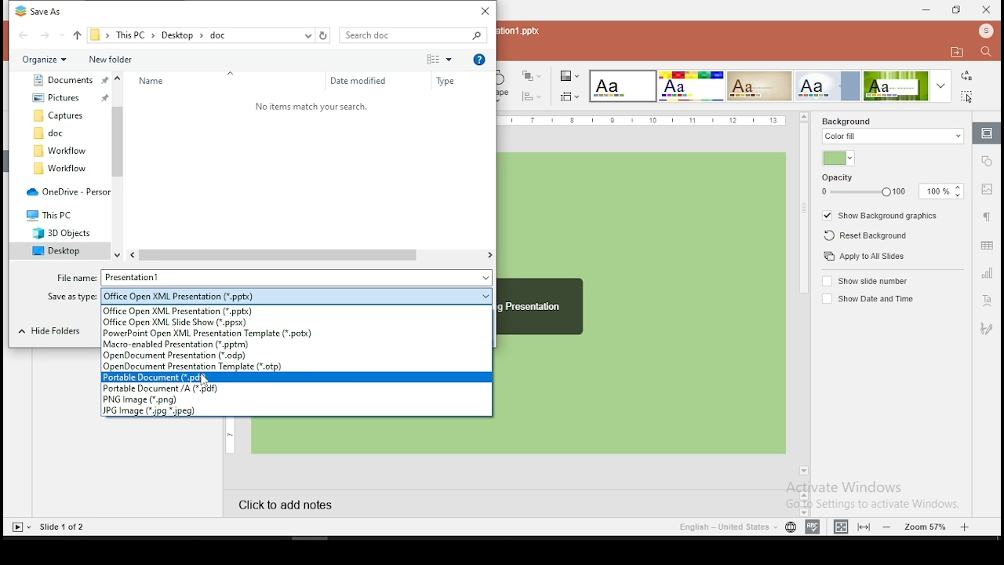 The height and width of the screenshot is (565, 1004). I want to click on open document presentation template, so click(295, 367).